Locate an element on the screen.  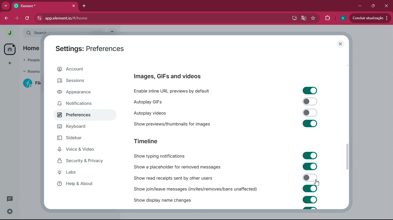
sidebar is located at coordinates (82, 139).